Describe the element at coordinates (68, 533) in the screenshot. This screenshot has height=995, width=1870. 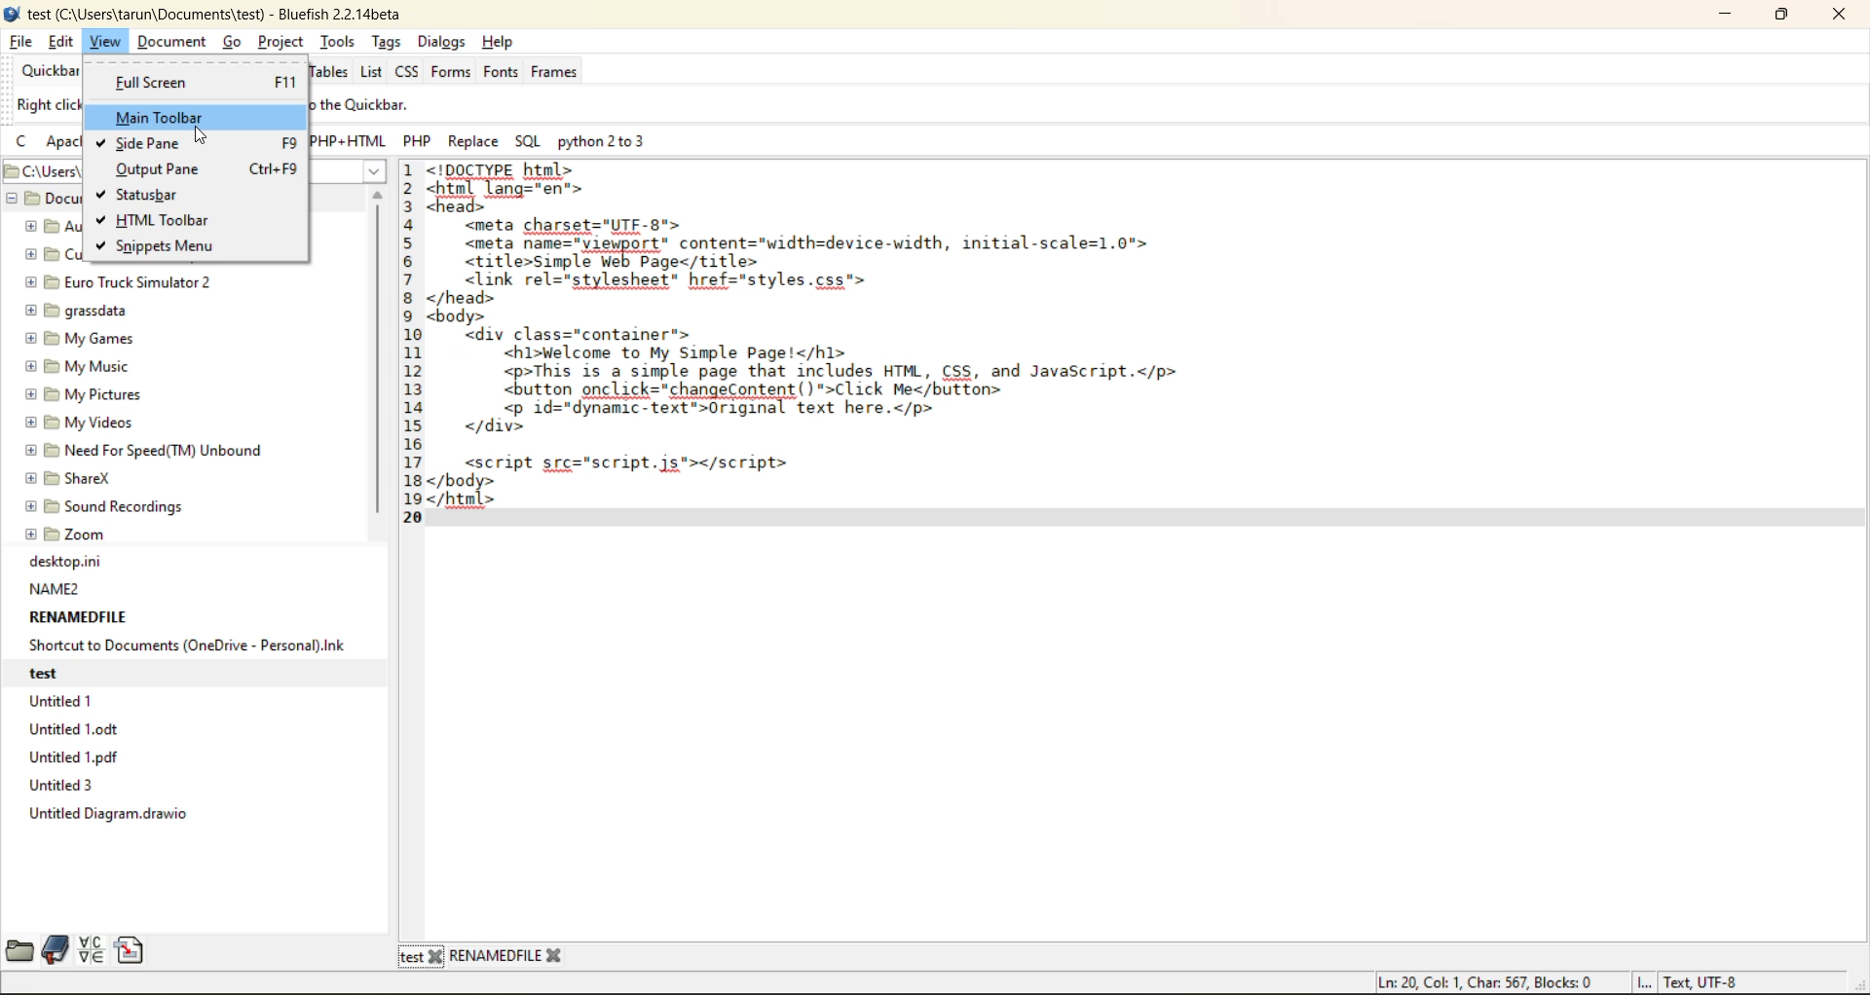
I see `@ 9 Zoom` at that location.